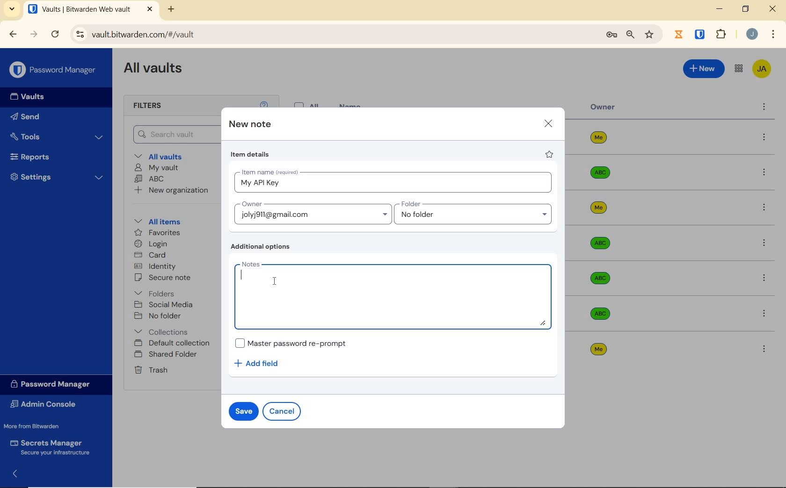  I want to click on All Vaults, so click(157, 71).